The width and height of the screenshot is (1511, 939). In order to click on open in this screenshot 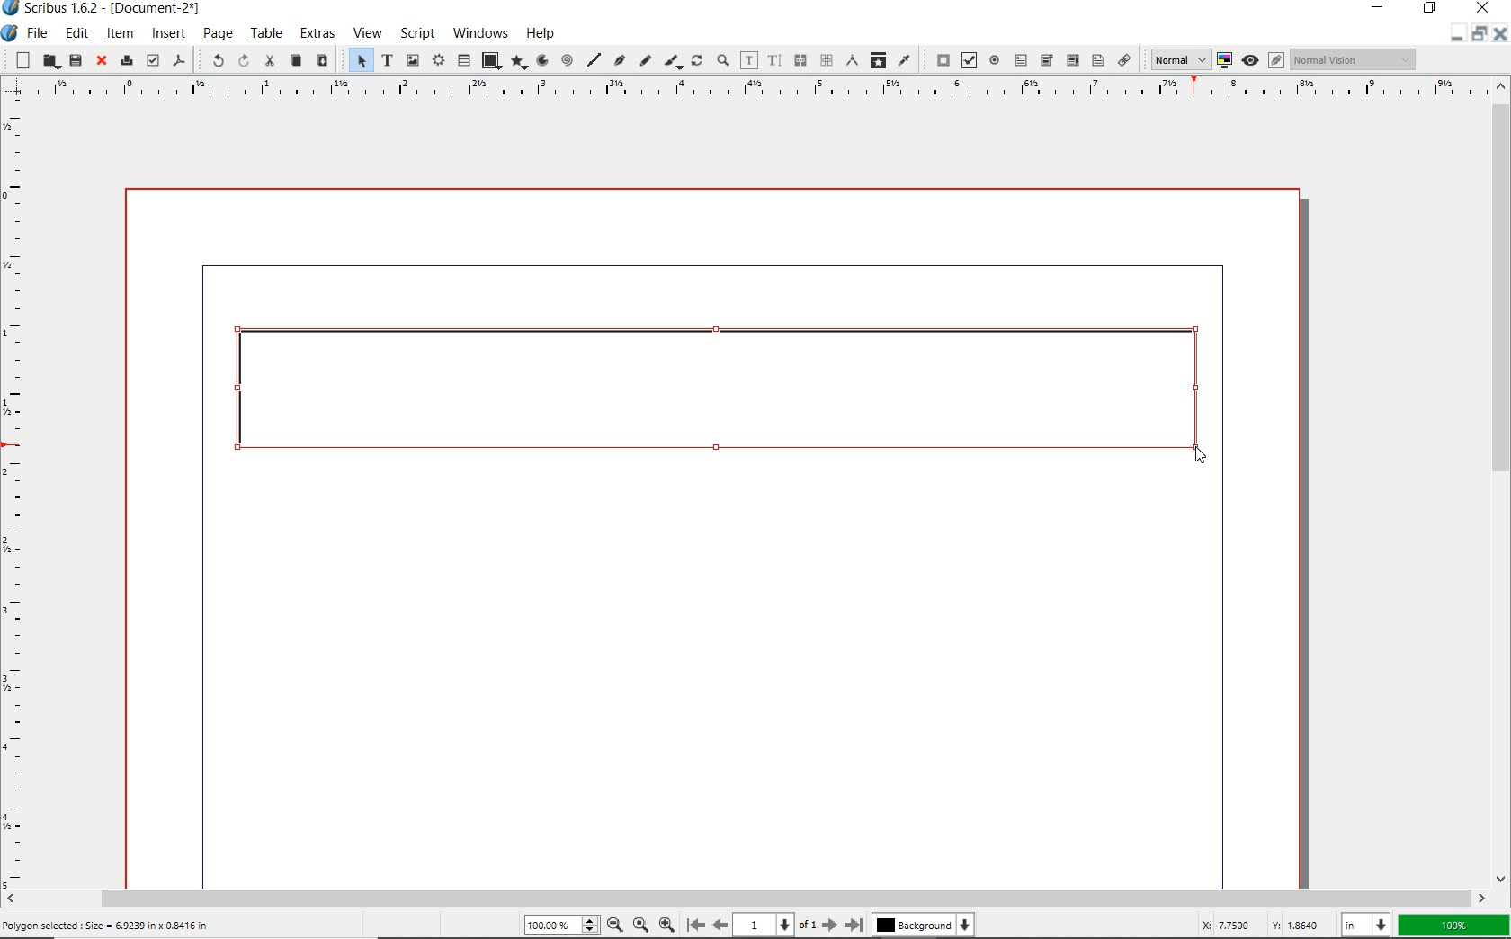, I will do `click(49, 61)`.